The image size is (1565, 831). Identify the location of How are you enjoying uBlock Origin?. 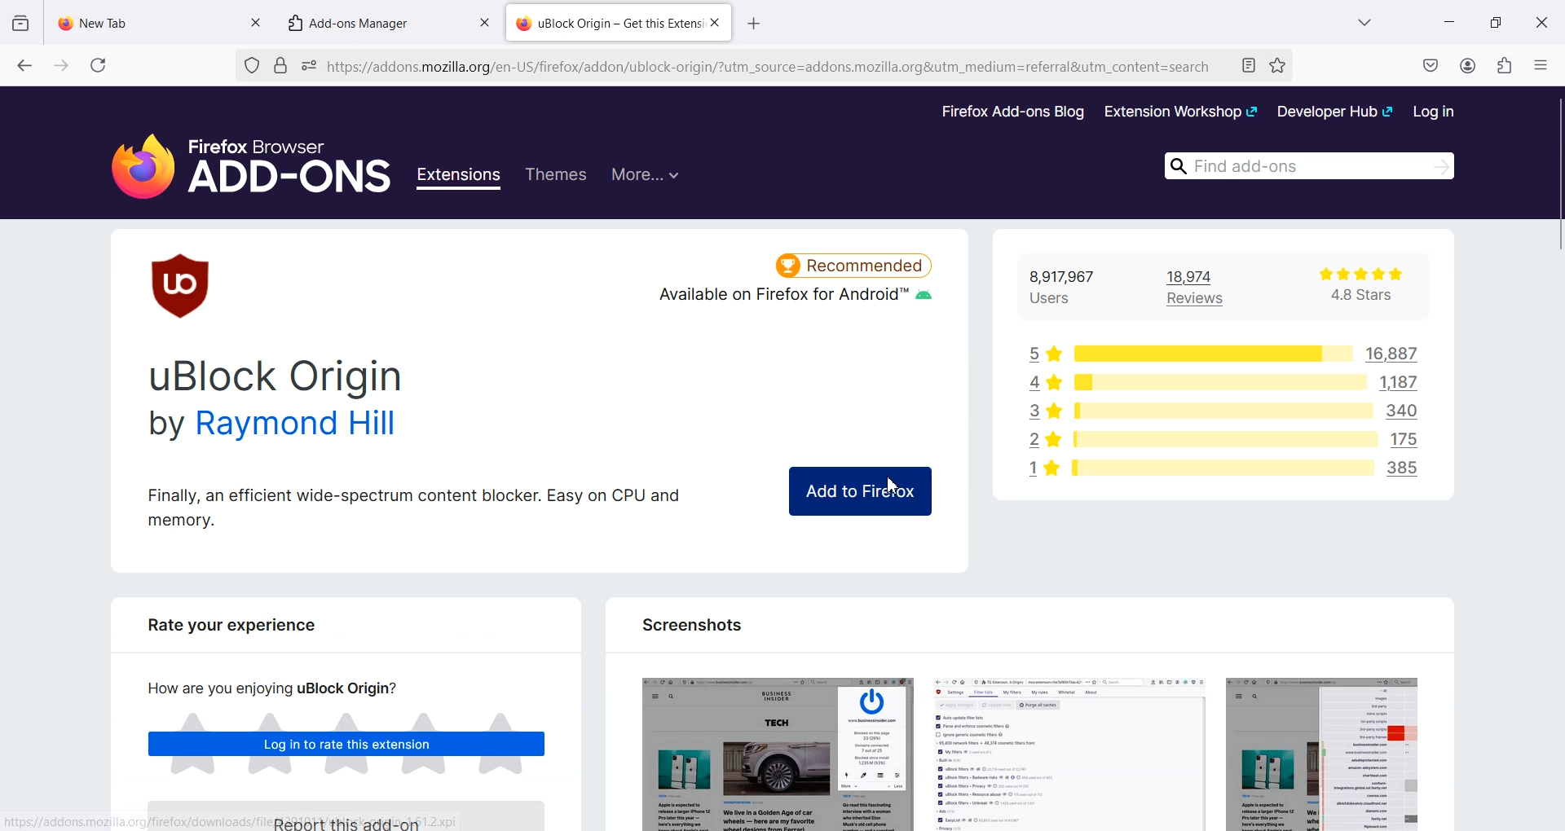
(266, 688).